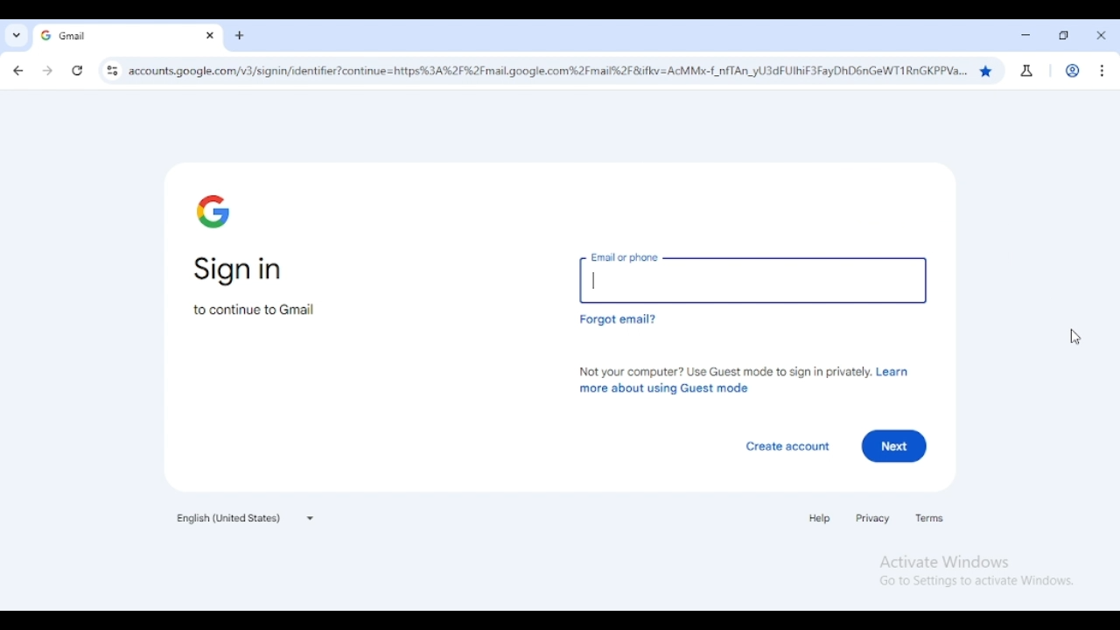 The image size is (1120, 630). Describe the element at coordinates (210, 35) in the screenshot. I see `close tab` at that location.